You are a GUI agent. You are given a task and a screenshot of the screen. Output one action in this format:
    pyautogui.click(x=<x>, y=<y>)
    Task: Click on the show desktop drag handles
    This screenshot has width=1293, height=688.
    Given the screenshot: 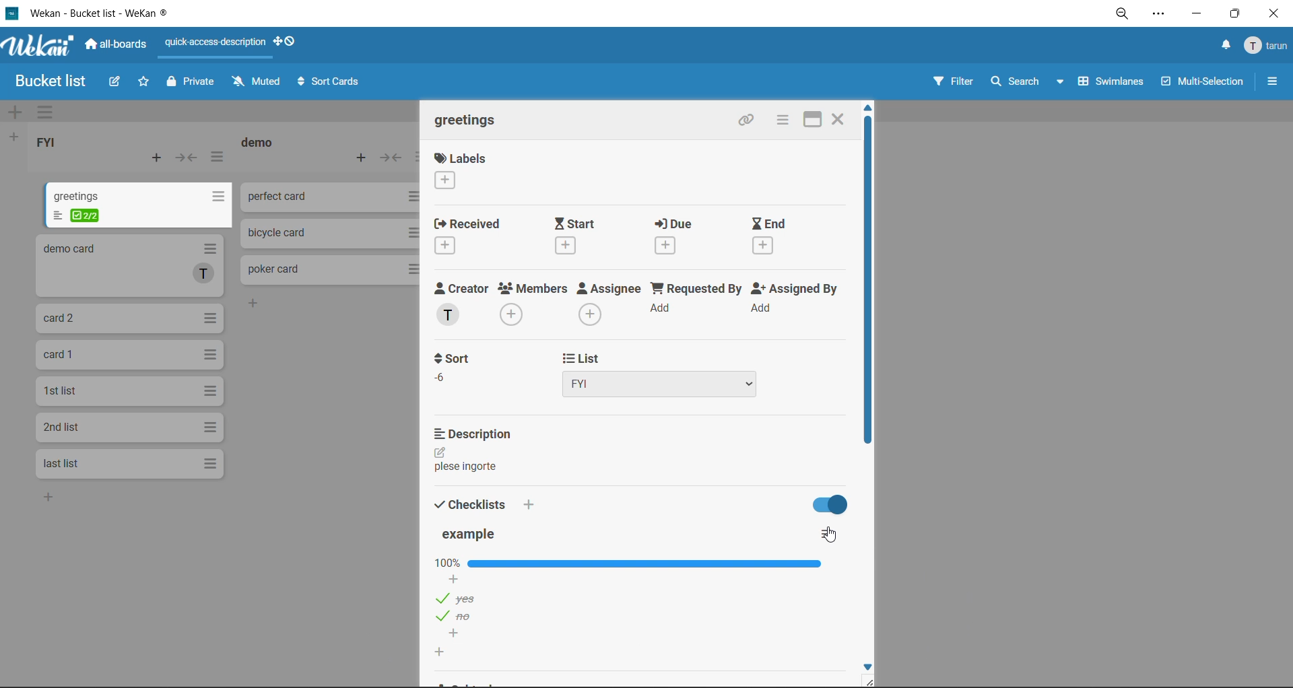 What is the action you would take?
    pyautogui.click(x=289, y=40)
    